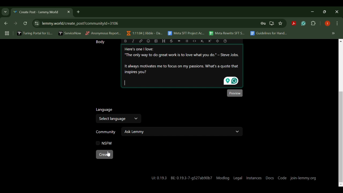  I want to click on Hidden bookmarks, so click(334, 34).